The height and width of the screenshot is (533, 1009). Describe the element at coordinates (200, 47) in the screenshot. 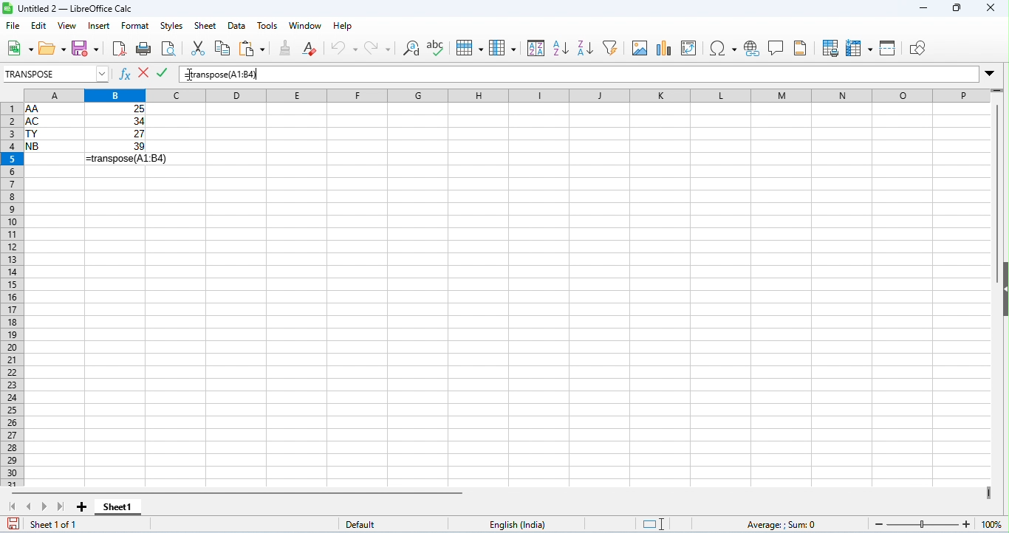

I see `cut` at that location.